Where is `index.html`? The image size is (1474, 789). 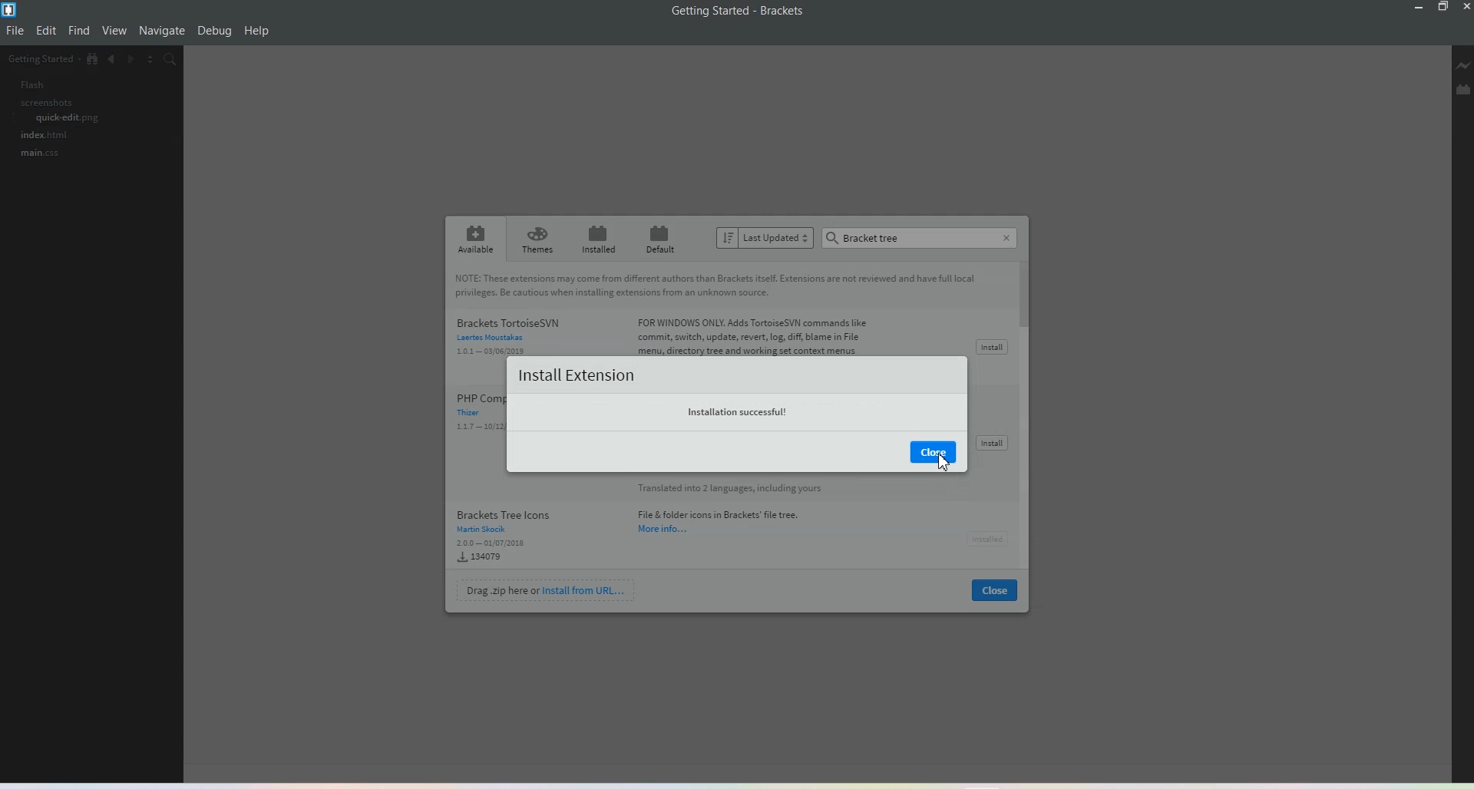
index.html is located at coordinates (41, 137).